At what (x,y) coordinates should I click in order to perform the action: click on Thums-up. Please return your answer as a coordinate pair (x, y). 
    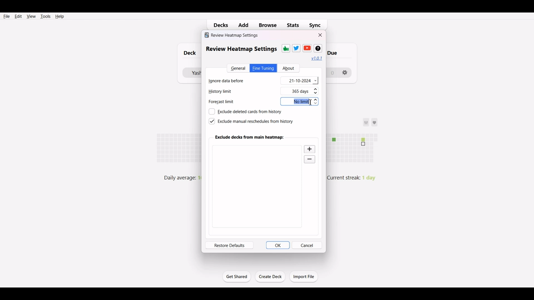
    Looking at the image, I should click on (285, 48).